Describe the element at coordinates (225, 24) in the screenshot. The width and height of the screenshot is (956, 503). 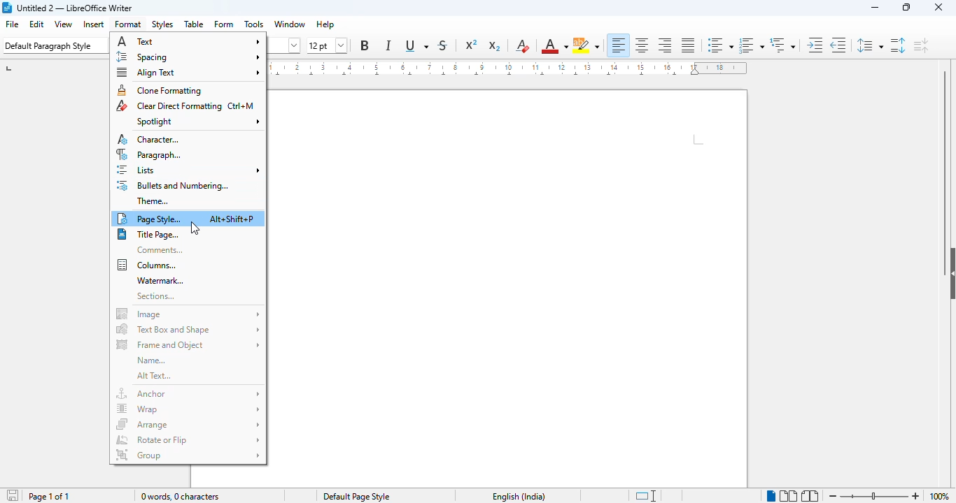
I see `form` at that location.